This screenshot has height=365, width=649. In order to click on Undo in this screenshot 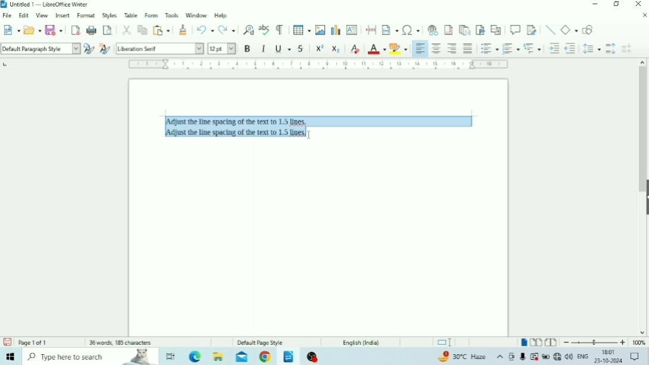, I will do `click(205, 29)`.